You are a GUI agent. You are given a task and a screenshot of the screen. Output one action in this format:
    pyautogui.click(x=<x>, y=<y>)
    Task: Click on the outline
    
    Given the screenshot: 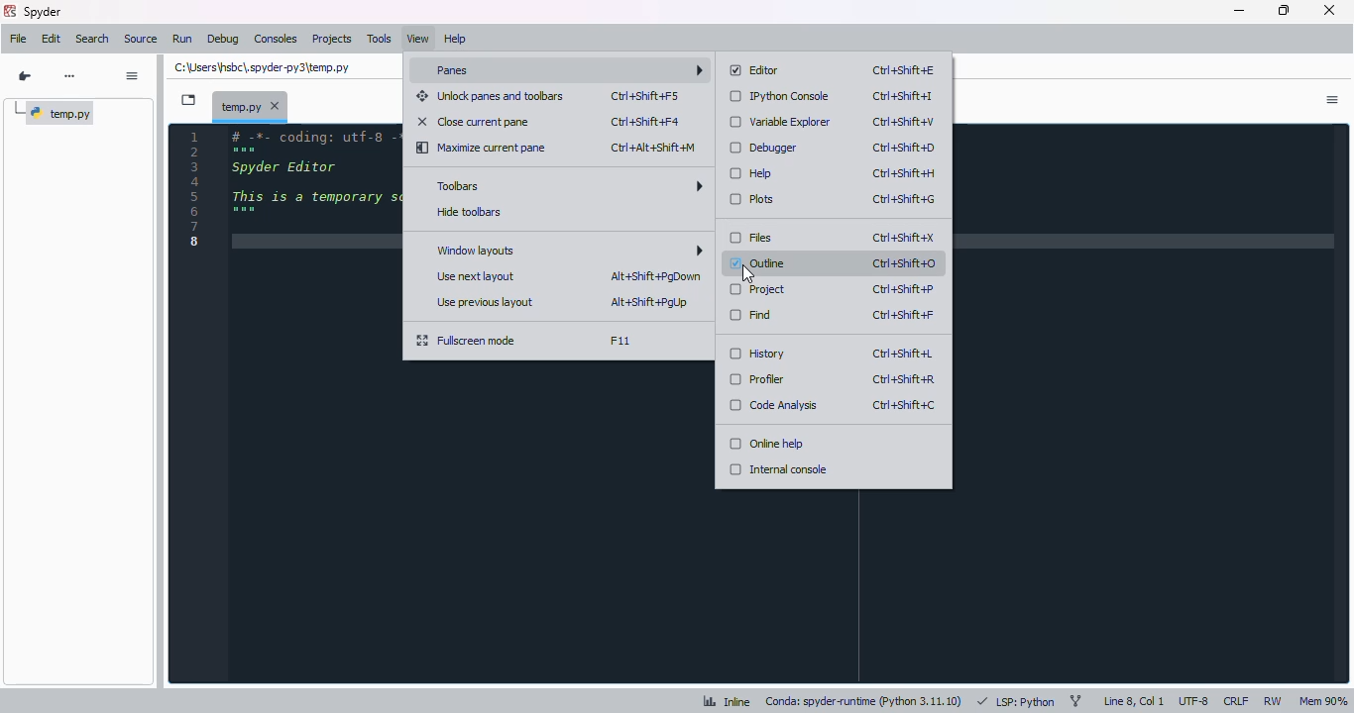 What is the action you would take?
    pyautogui.click(x=761, y=264)
    